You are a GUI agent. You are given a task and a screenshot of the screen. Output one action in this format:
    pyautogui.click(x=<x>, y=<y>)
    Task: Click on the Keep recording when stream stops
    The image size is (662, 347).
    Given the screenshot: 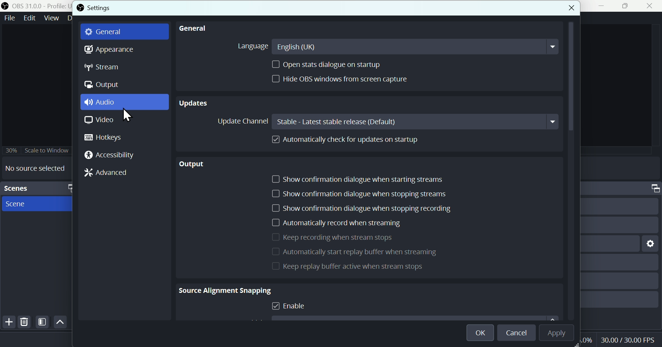 What is the action you would take?
    pyautogui.click(x=336, y=239)
    